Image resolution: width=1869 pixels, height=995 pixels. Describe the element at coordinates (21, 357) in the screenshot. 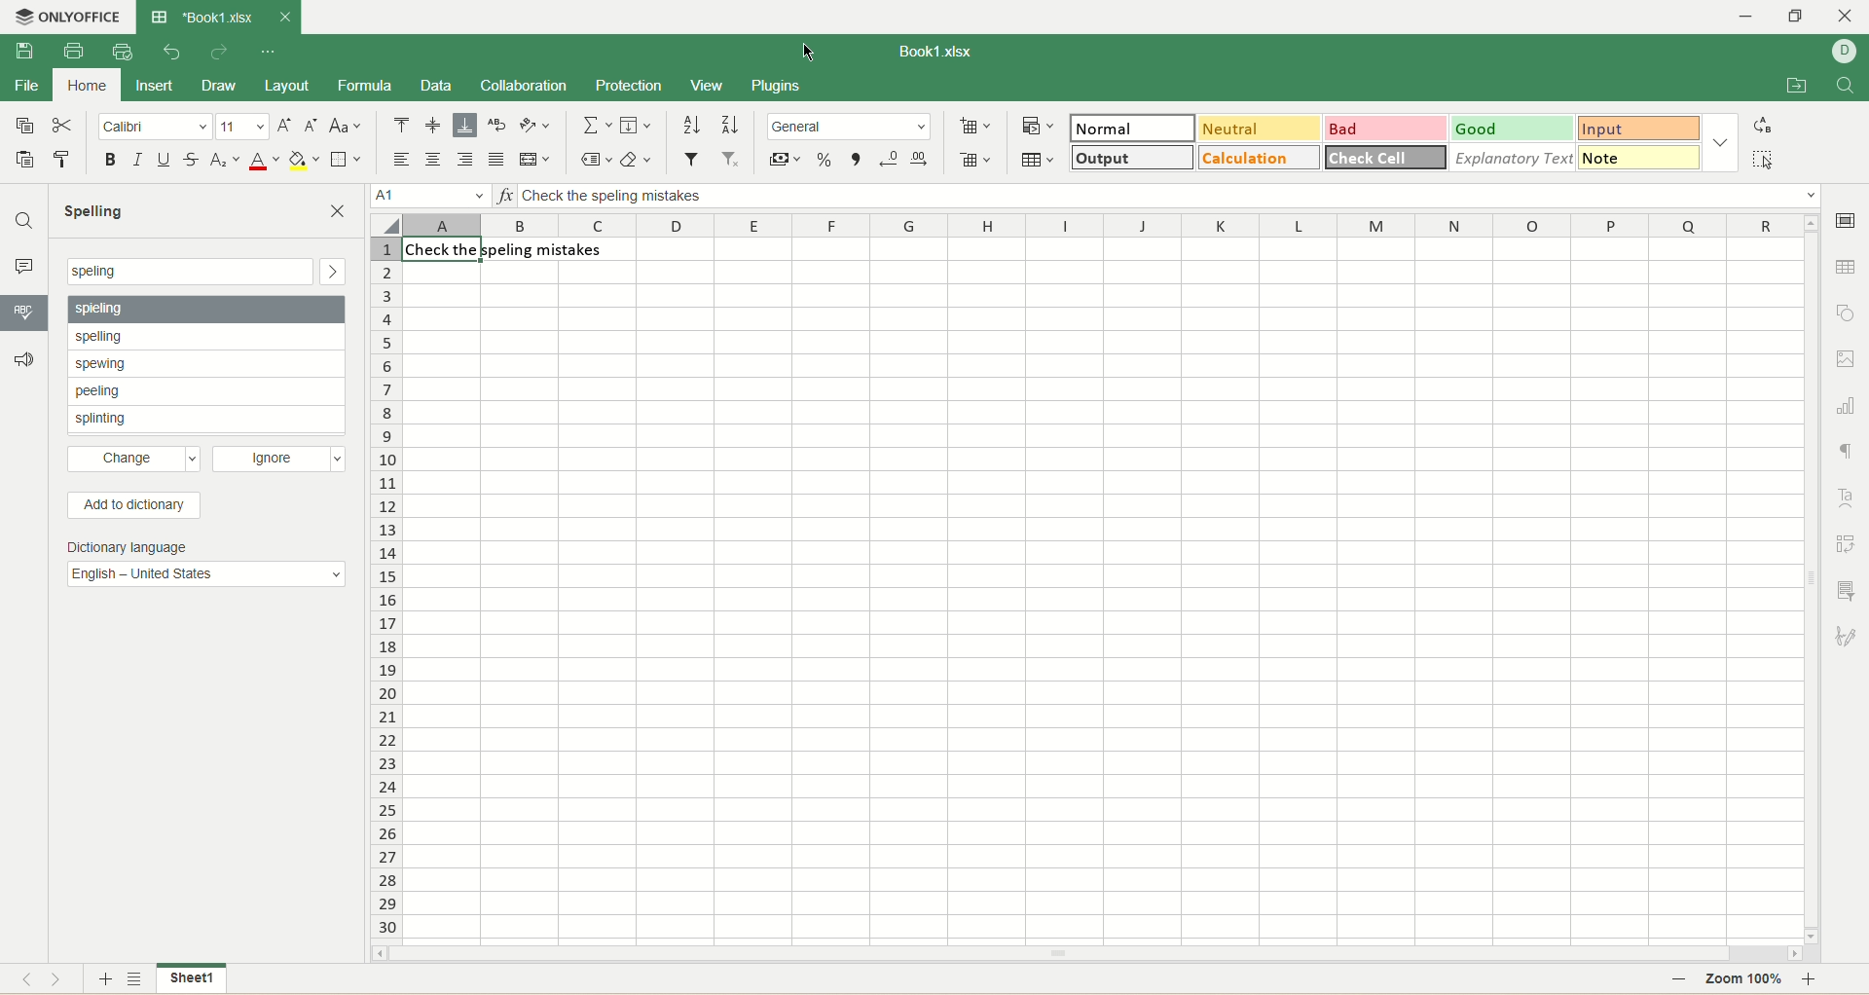

I see `feedback and support` at that location.